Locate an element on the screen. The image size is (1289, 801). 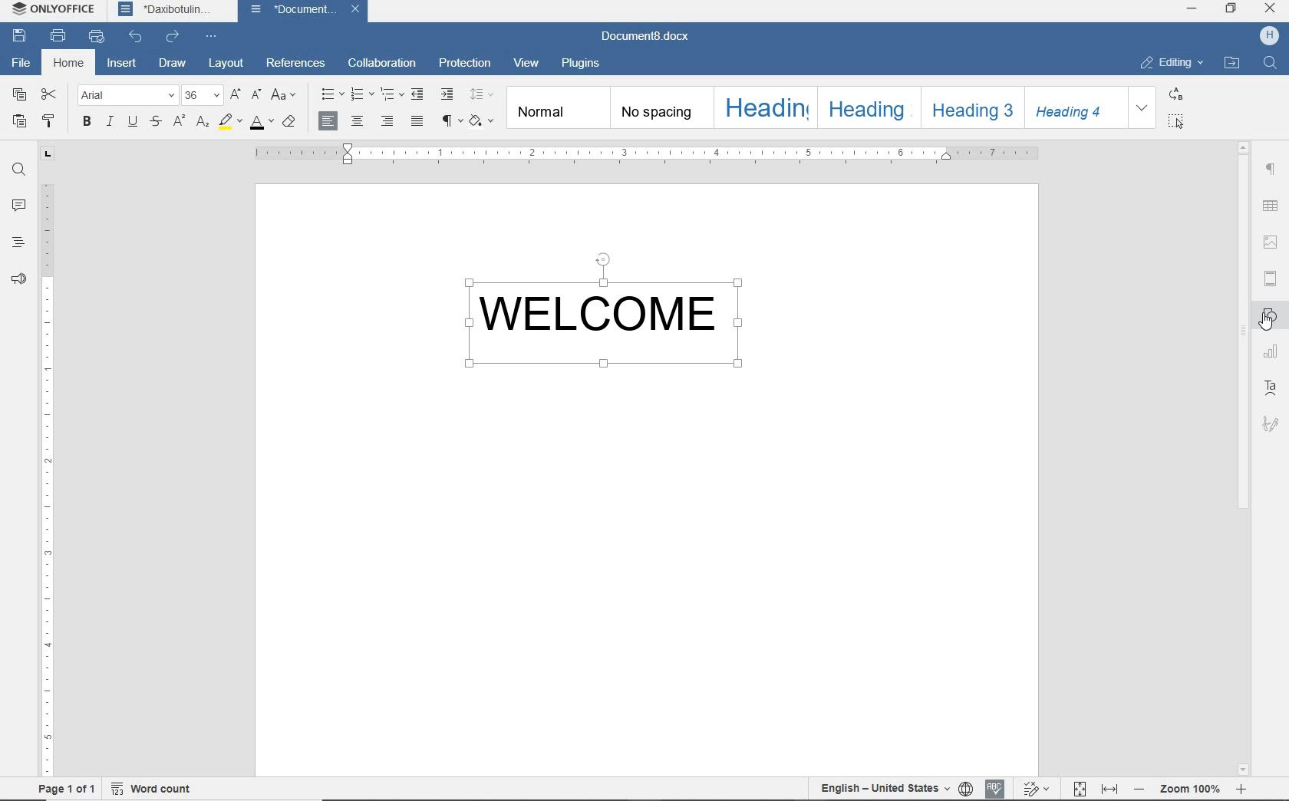
SIGNATURE is located at coordinates (1271, 424).